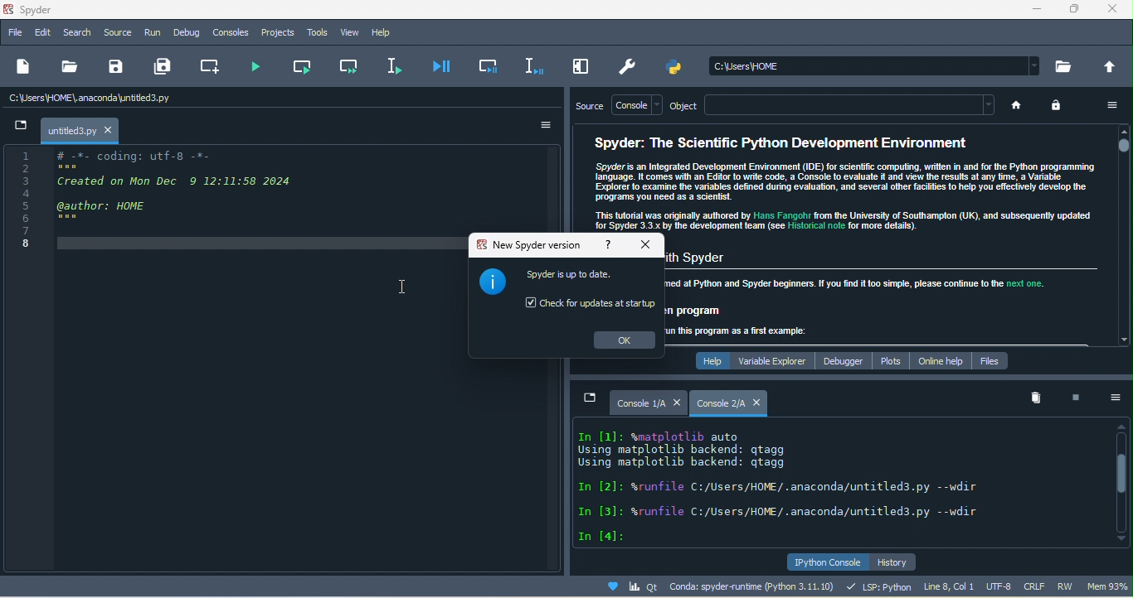 Image resolution: width=1133 pixels, height=598 pixels. I want to click on projects, so click(280, 32).